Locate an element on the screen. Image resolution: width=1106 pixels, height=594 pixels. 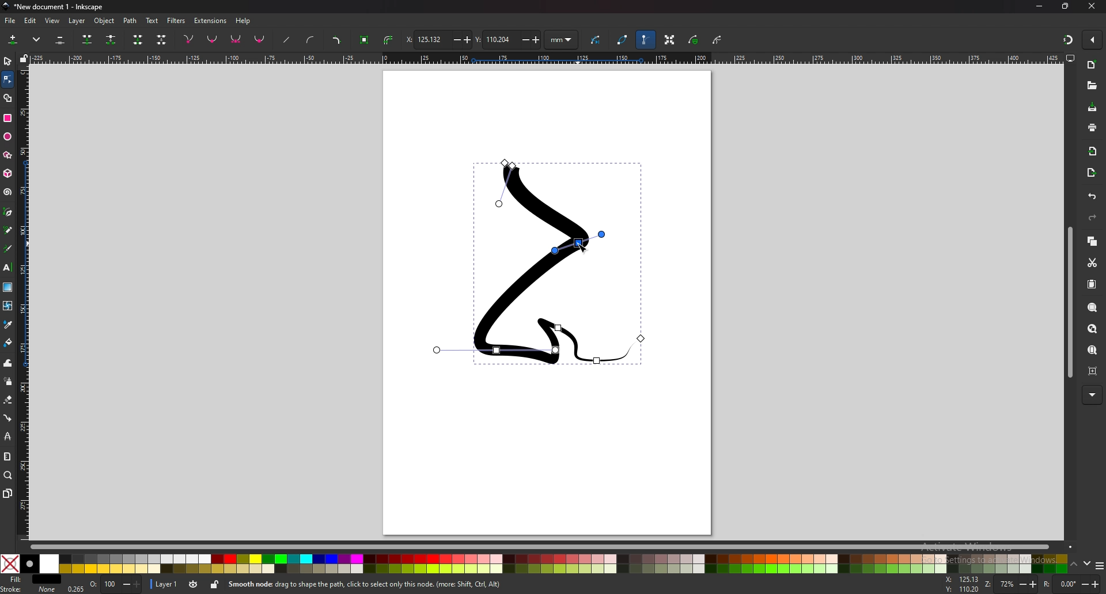
zoom drawing is located at coordinates (1091, 329).